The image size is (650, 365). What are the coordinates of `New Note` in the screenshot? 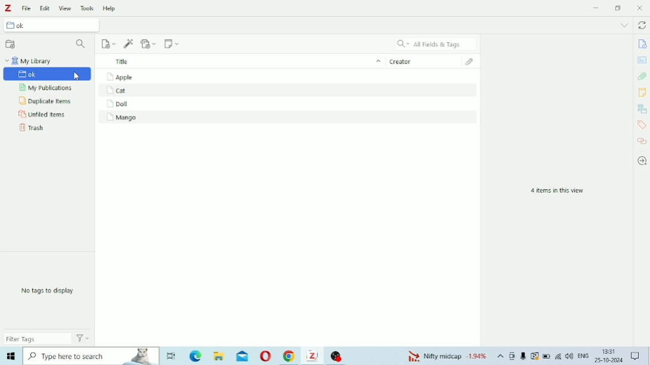 It's located at (172, 43).